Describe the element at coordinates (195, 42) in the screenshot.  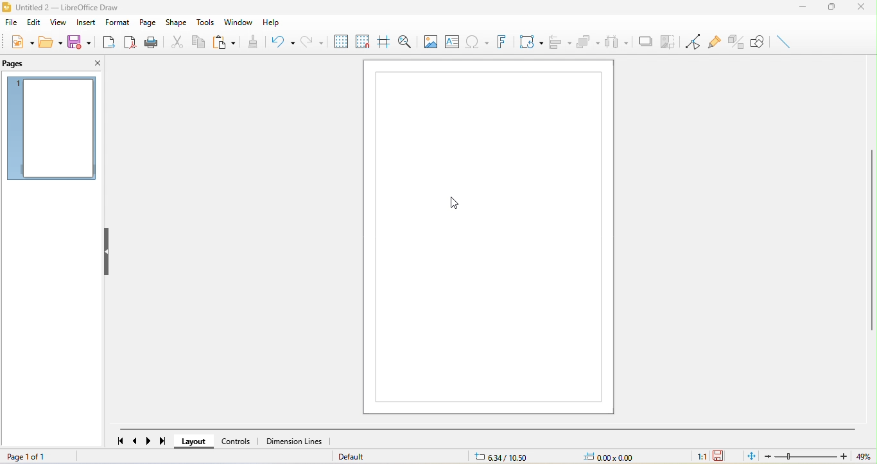
I see `copy` at that location.